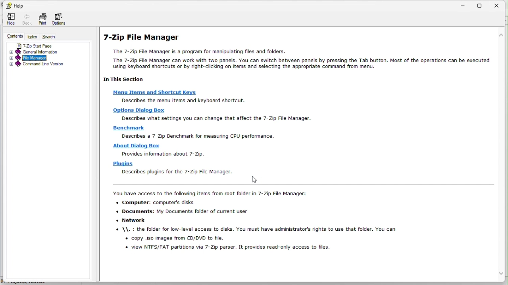 The height and width of the screenshot is (285, 508). Describe the element at coordinates (463, 5) in the screenshot. I see `Minimize` at that location.